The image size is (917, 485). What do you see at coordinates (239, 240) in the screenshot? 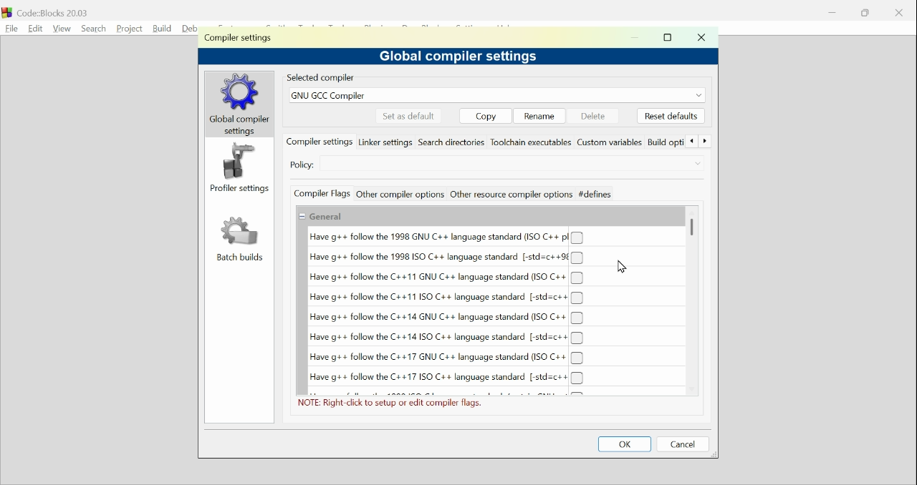
I see `Batch build` at bounding box center [239, 240].